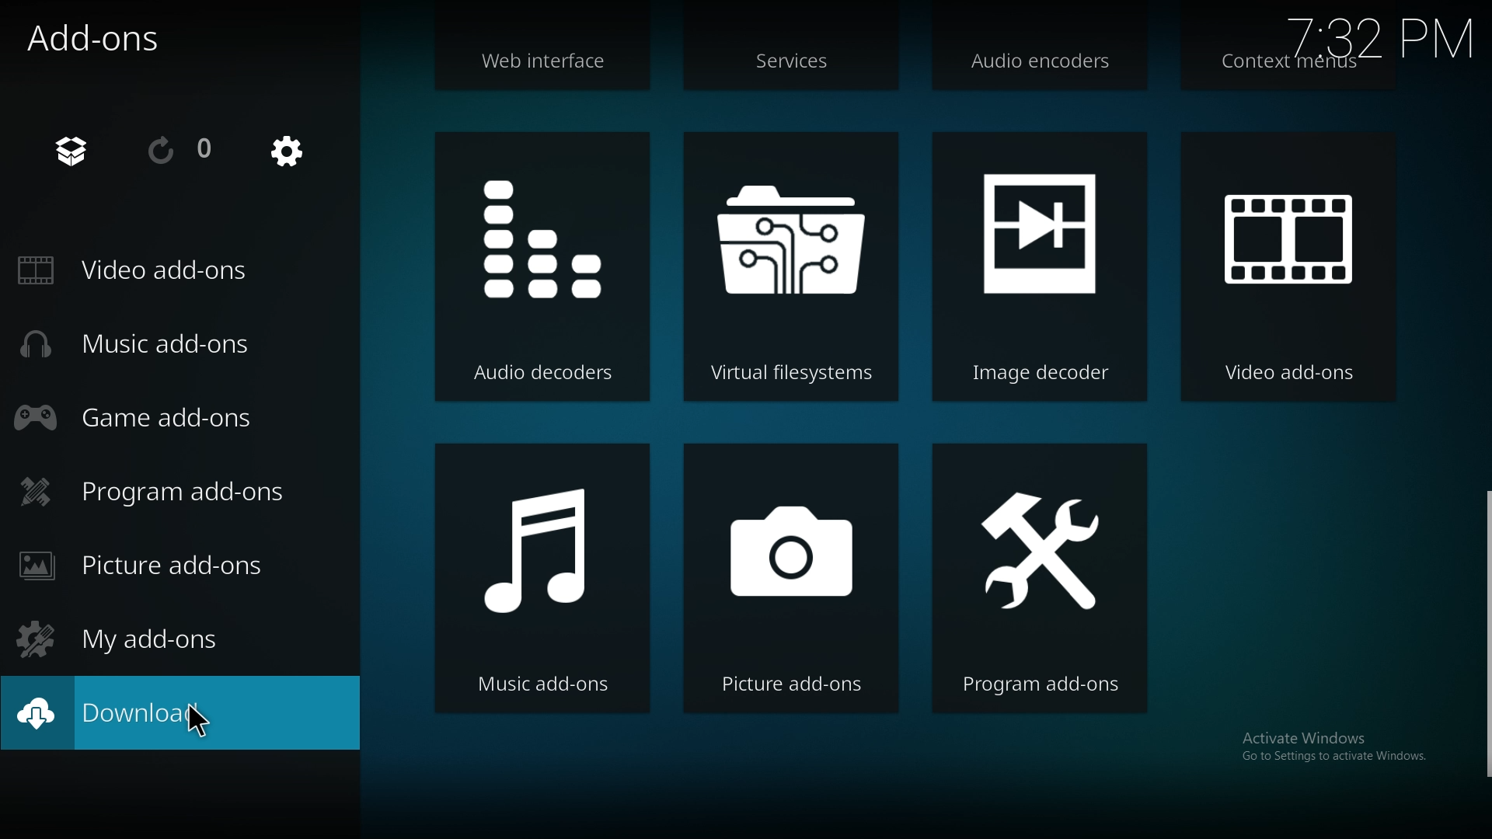 The image size is (1492, 839). What do you see at coordinates (1285, 269) in the screenshot?
I see `video add ons` at bounding box center [1285, 269].